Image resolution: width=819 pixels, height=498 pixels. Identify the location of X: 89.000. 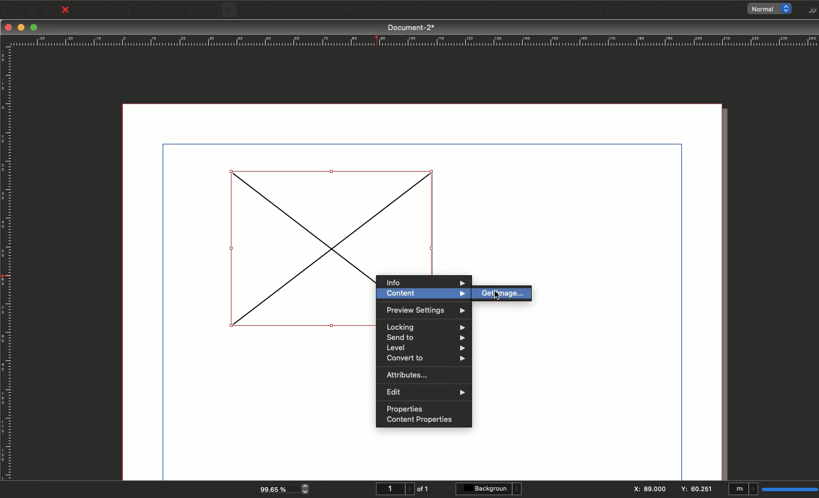
(648, 489).